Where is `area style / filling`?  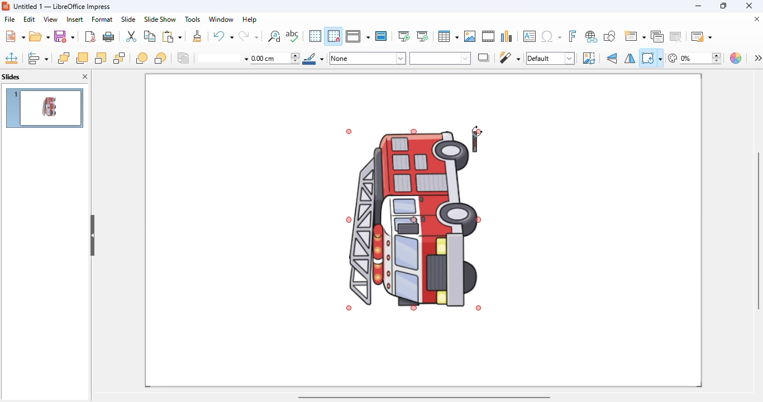
area style / filling is located at coordinates (440, 58).